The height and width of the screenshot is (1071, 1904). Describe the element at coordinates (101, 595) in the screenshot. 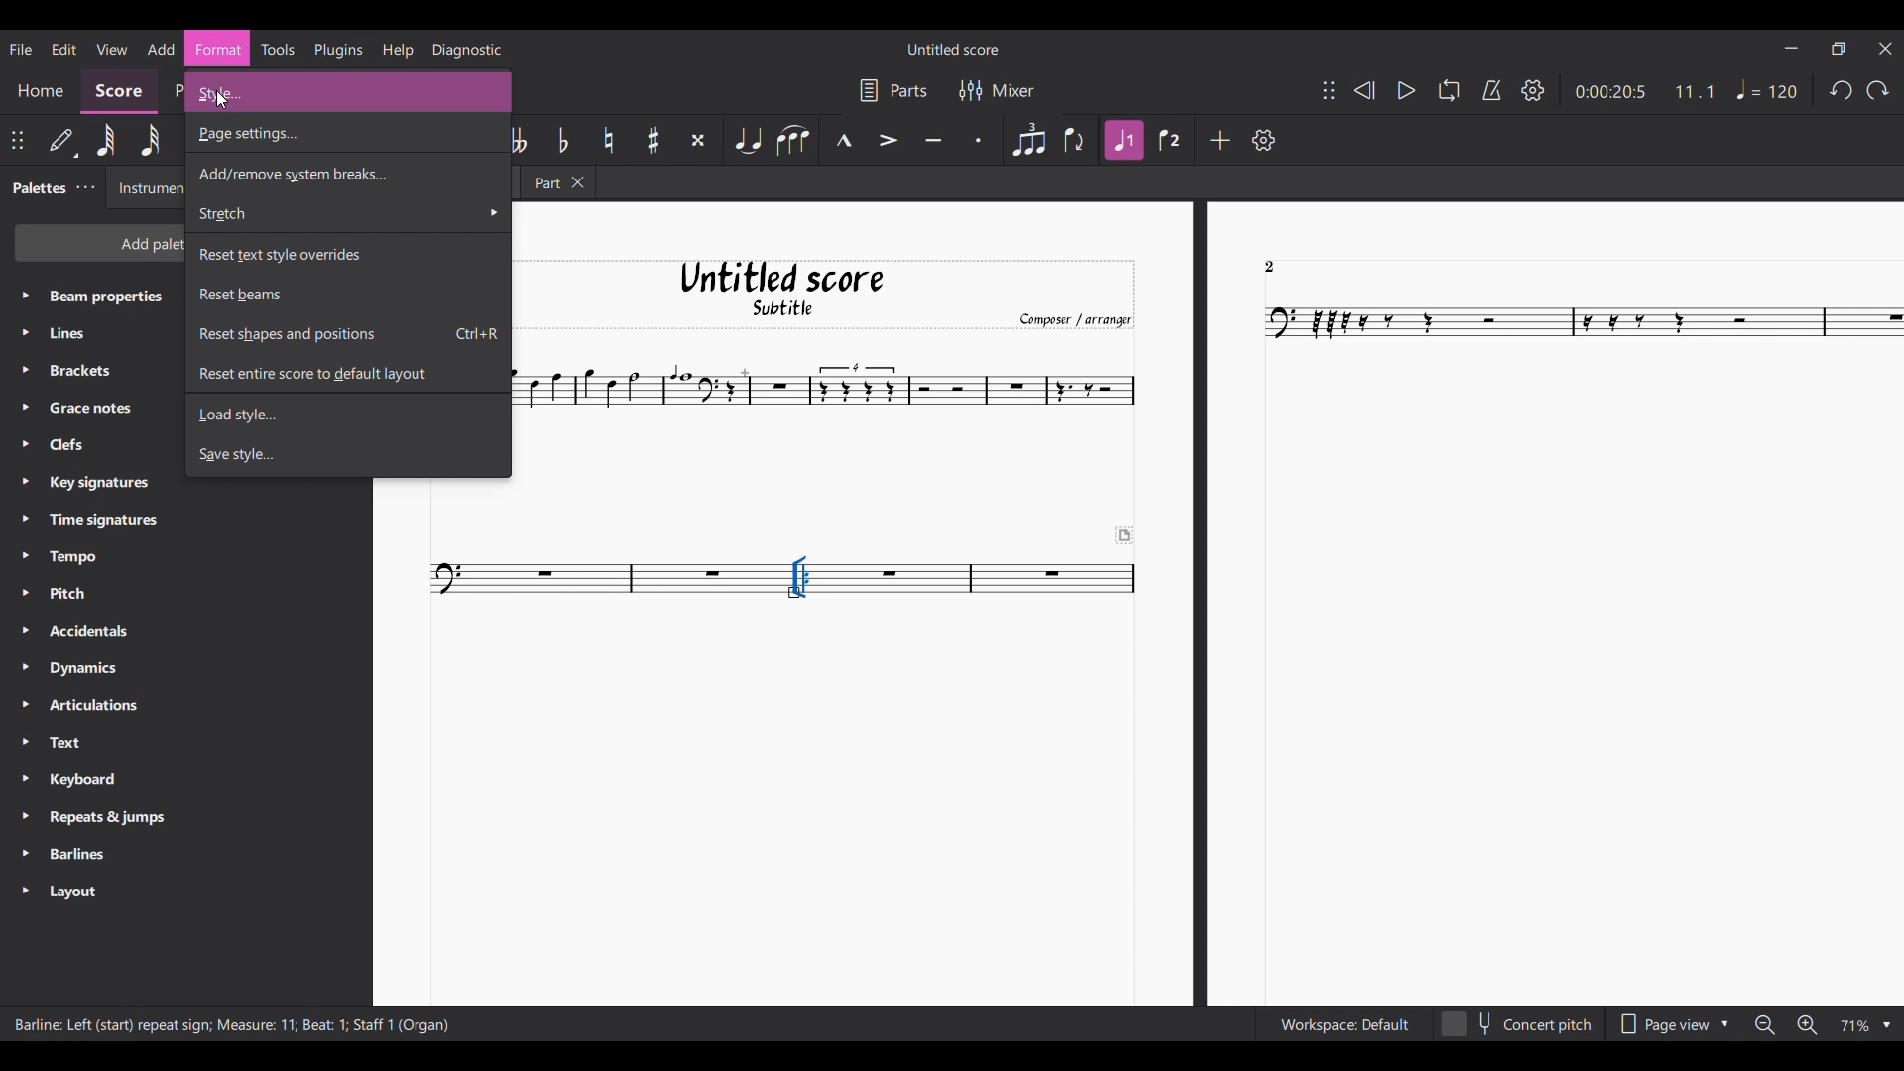

I see `Palette setting options` at that location.